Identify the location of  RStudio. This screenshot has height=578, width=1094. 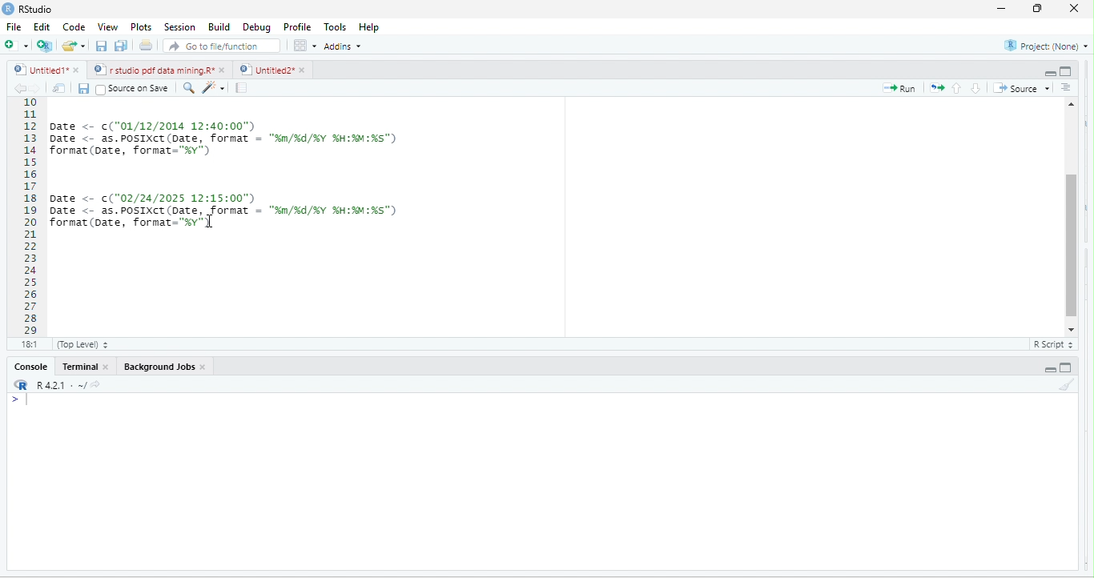
(34, 10).